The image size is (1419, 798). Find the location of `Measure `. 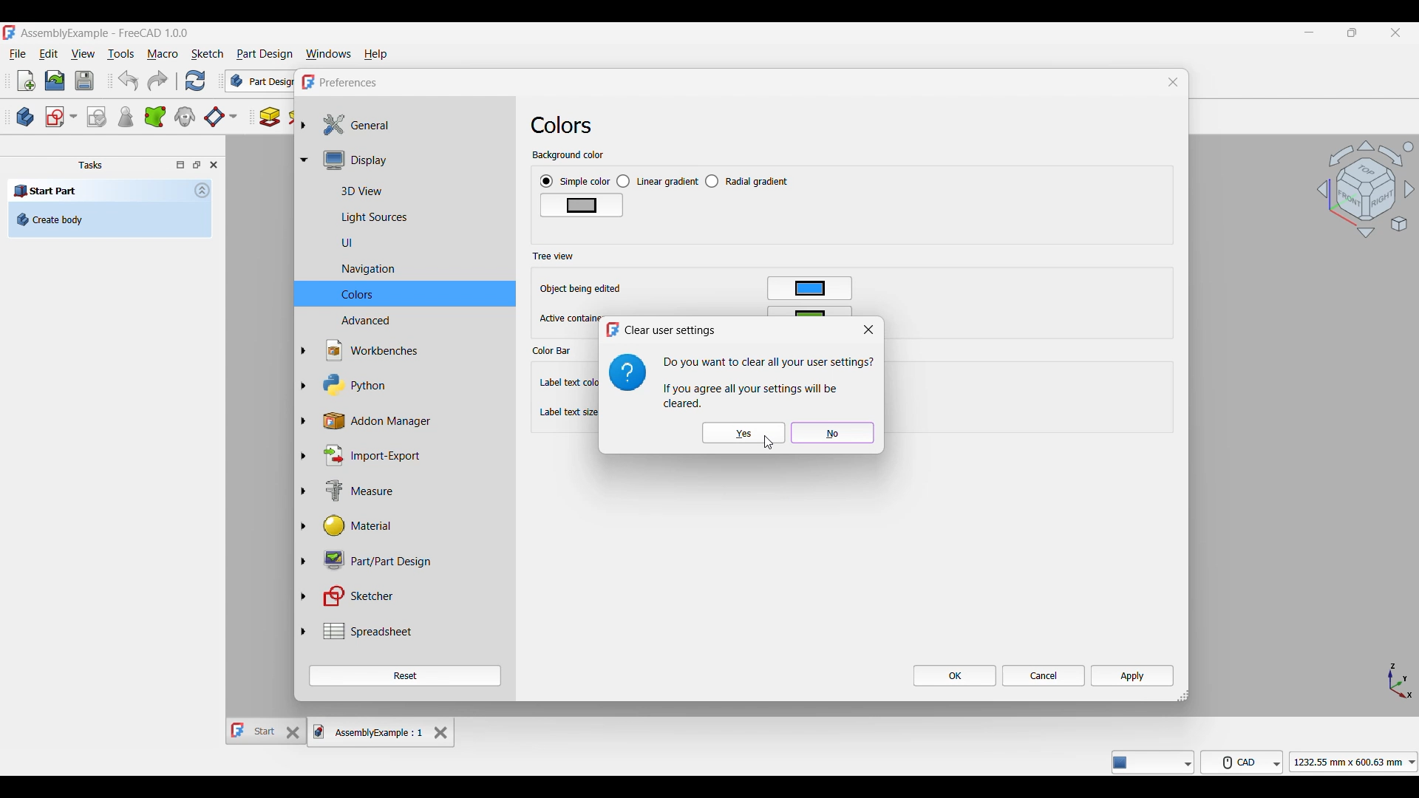

Measure  is located at coordinates (347, 490).